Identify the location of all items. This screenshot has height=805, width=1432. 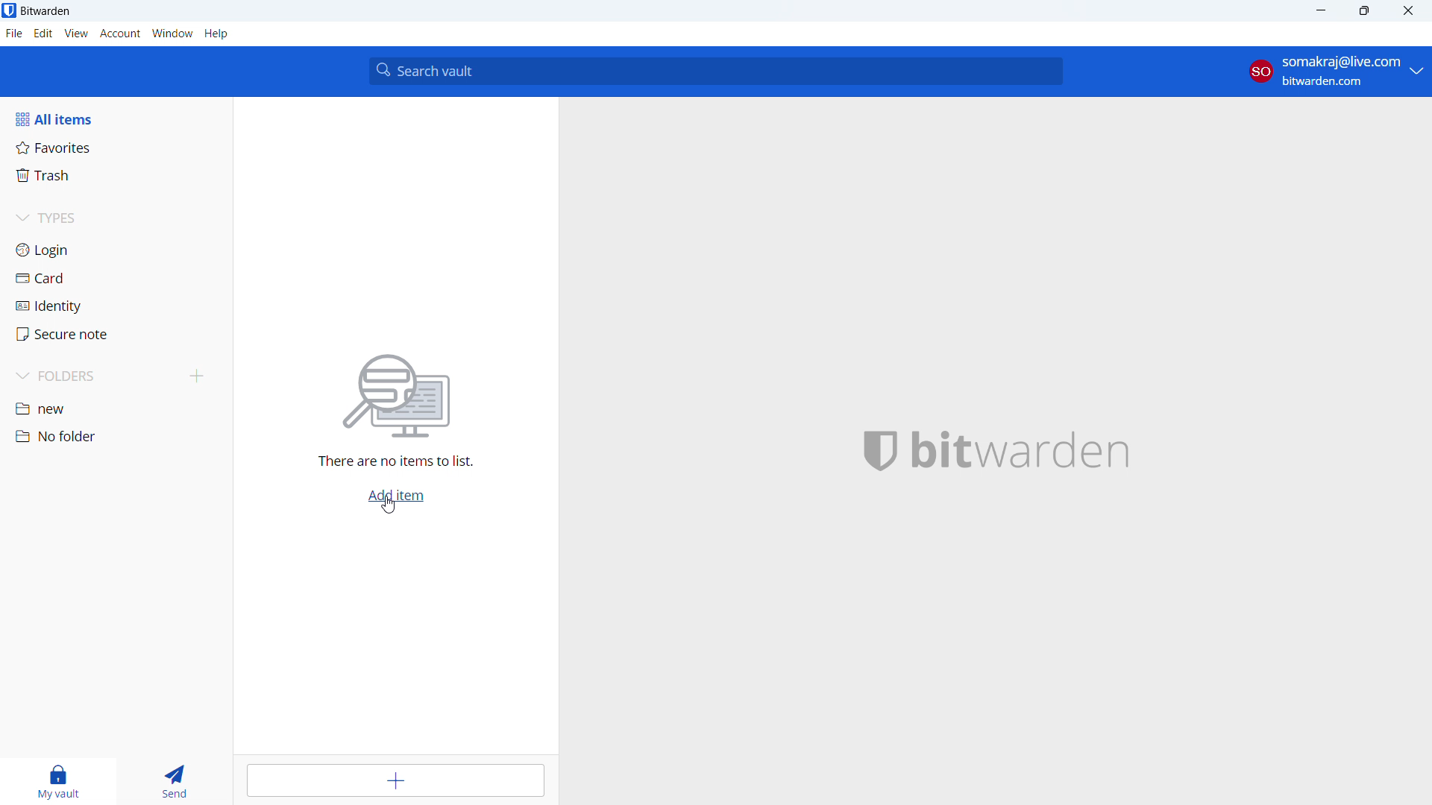
(116, 119).